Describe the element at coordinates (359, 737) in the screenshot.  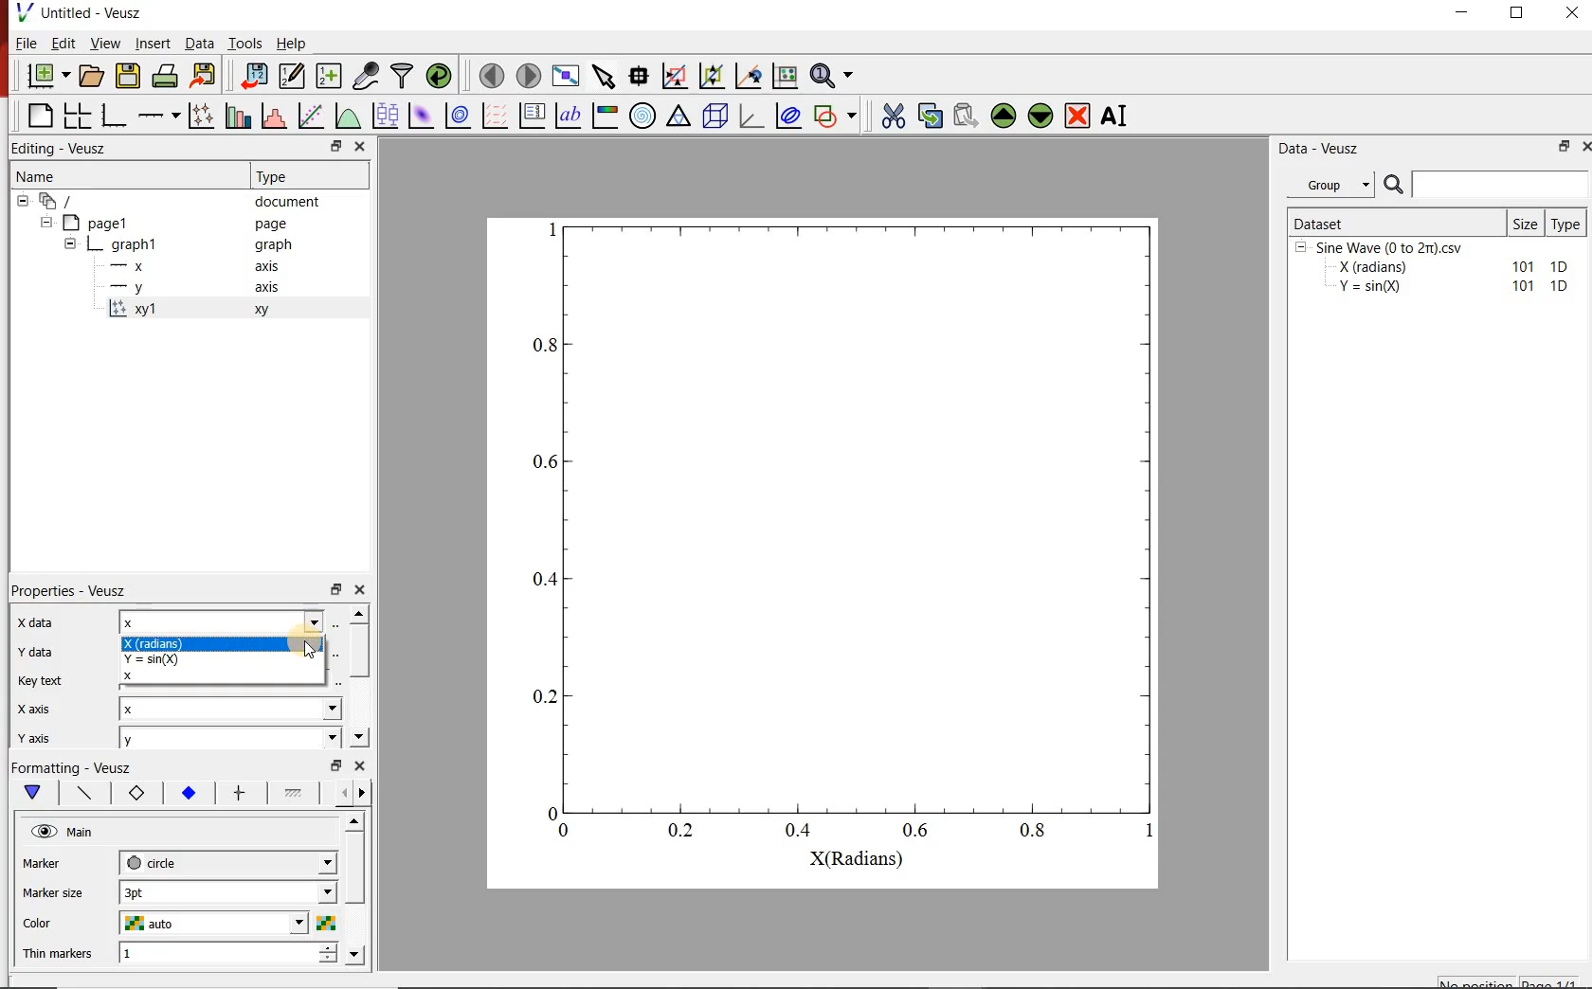
I see `Down` at that location.